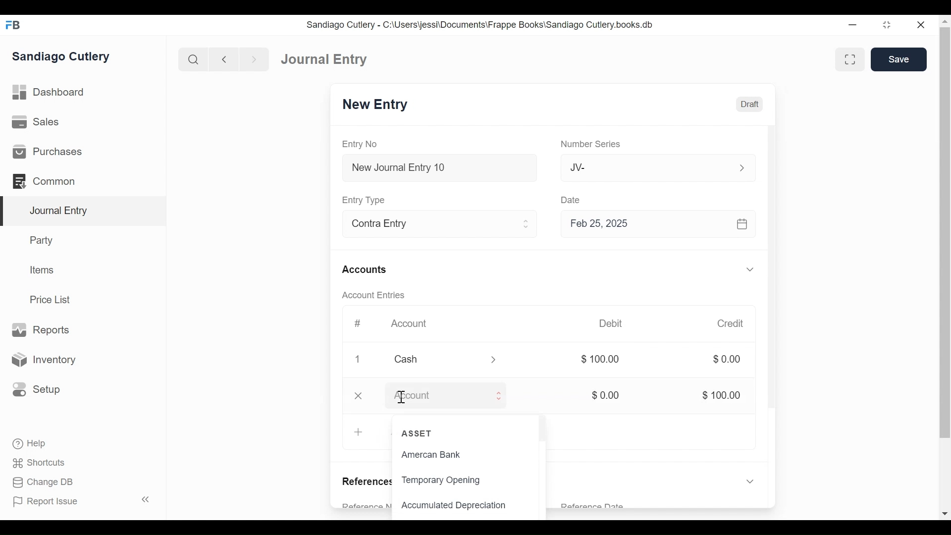 Image resolution: width=951 pixels, height=535 pixels. I want to click on Save, so click(899, 59).